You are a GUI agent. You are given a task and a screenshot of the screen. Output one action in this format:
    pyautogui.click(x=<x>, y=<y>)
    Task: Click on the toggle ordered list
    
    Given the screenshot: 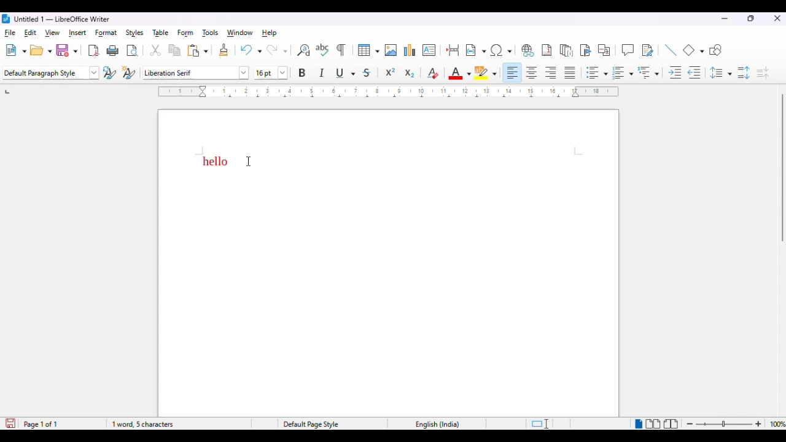 What is the action you would take?
    pyautogui.click(x=623, y=72)
    